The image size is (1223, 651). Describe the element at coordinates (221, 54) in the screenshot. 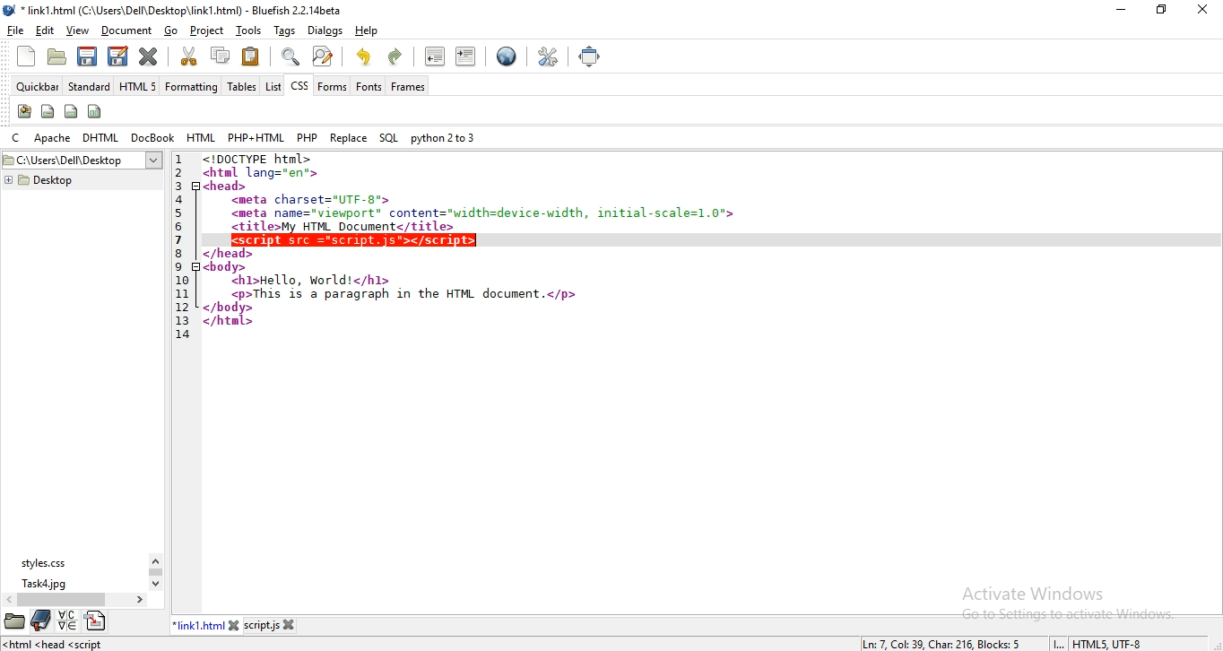

I see `copy` at that location.